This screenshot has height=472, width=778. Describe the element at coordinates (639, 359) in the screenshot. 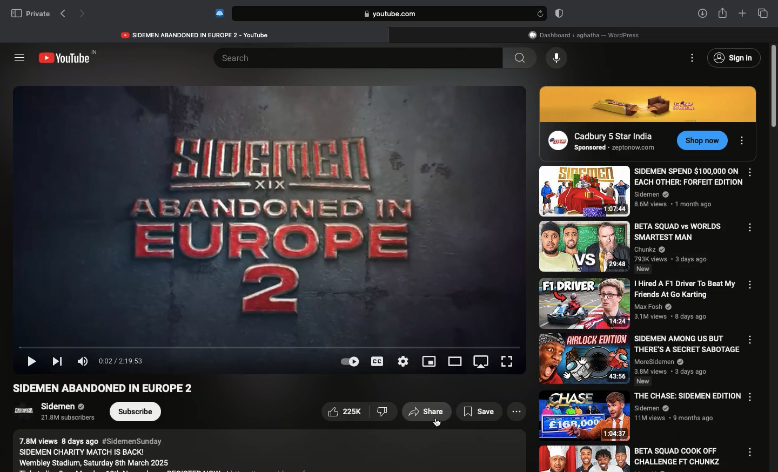

I see `Video name` at that location.